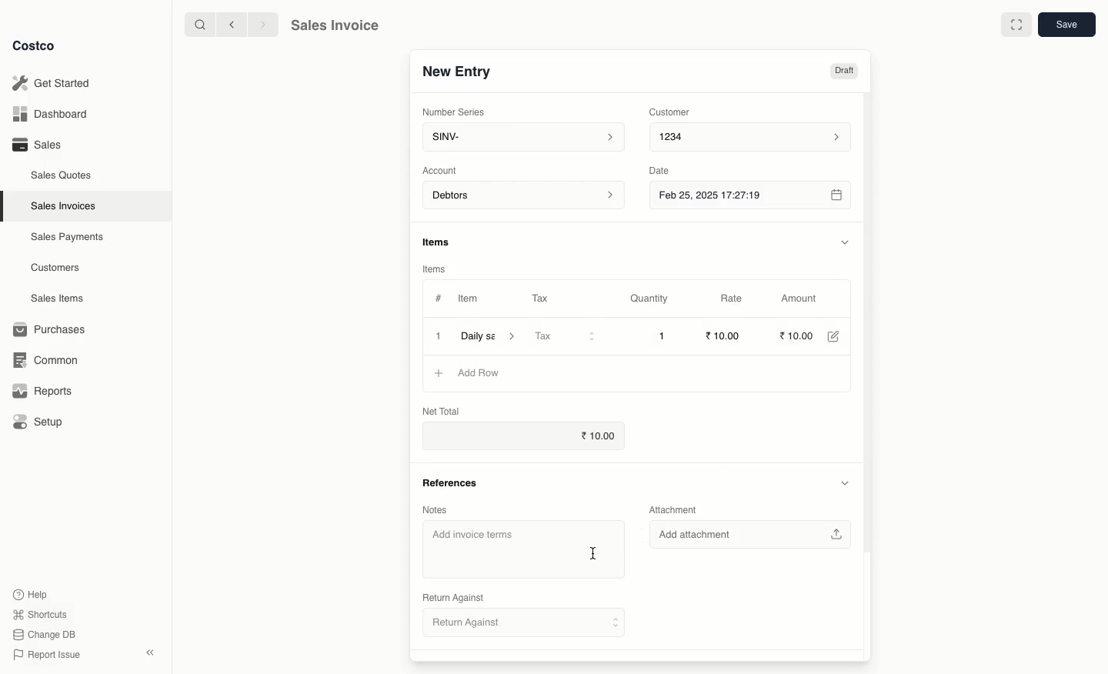  Describe the element at coordinates (442, 171) in the screenshot. I see `‘Account` at that location.